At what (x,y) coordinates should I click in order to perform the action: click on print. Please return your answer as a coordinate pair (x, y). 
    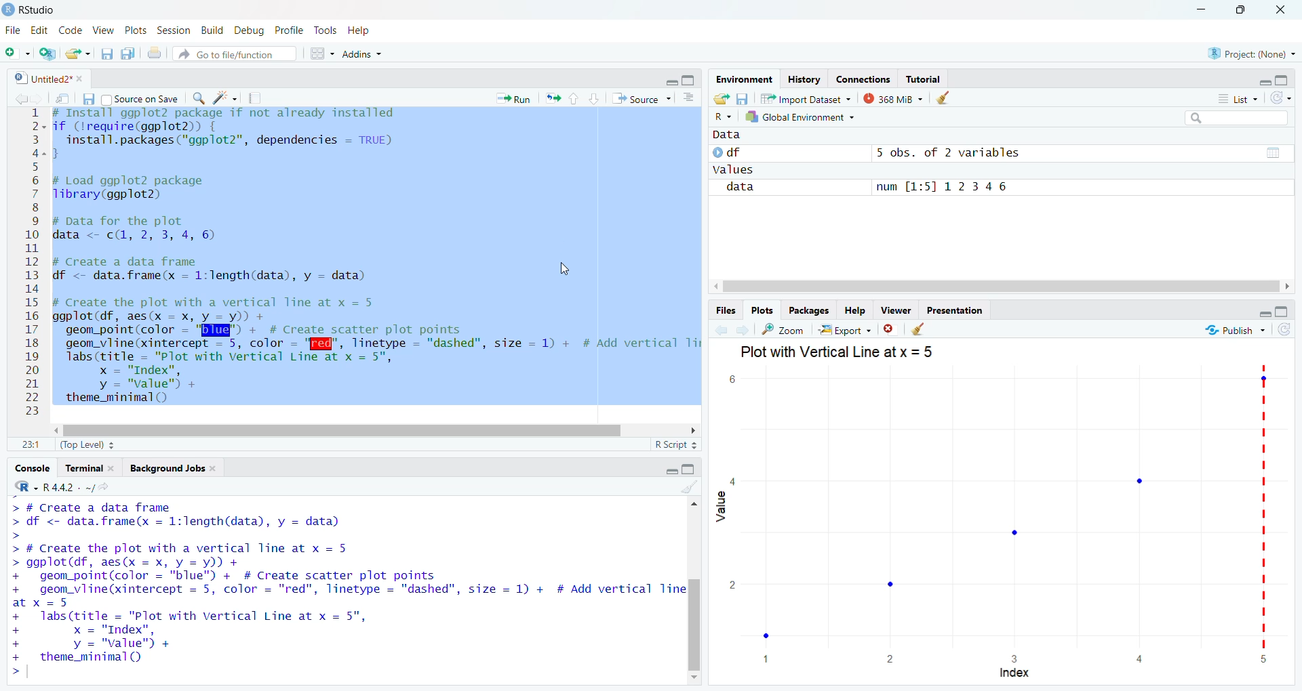
    Looking at the image, I should click on (156, 55).